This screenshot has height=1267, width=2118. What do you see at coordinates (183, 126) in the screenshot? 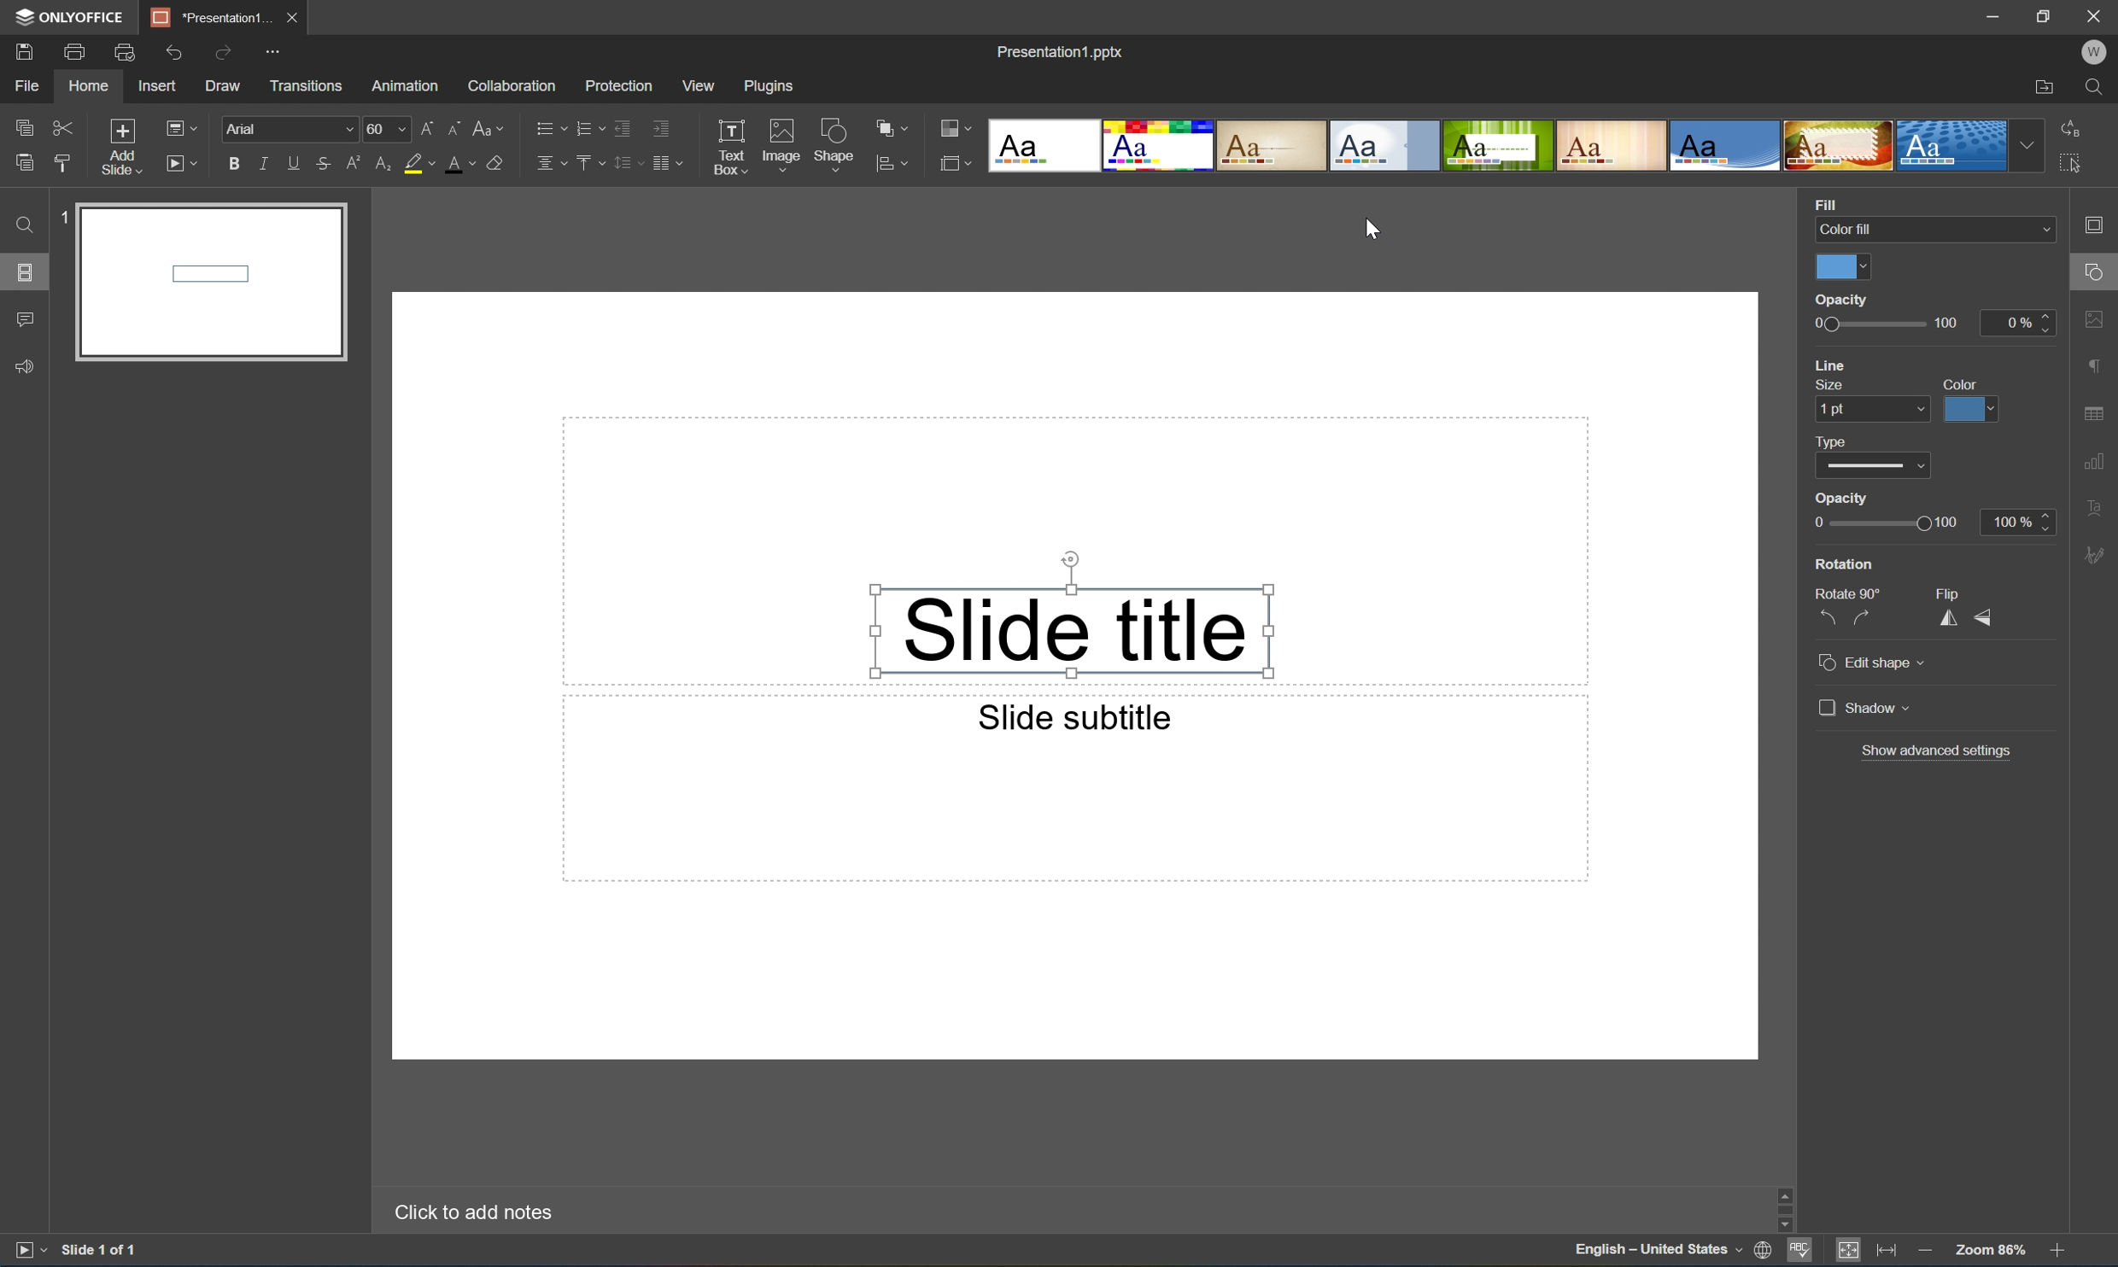
I see `Change slide layout` at bounding box center [183, 126].